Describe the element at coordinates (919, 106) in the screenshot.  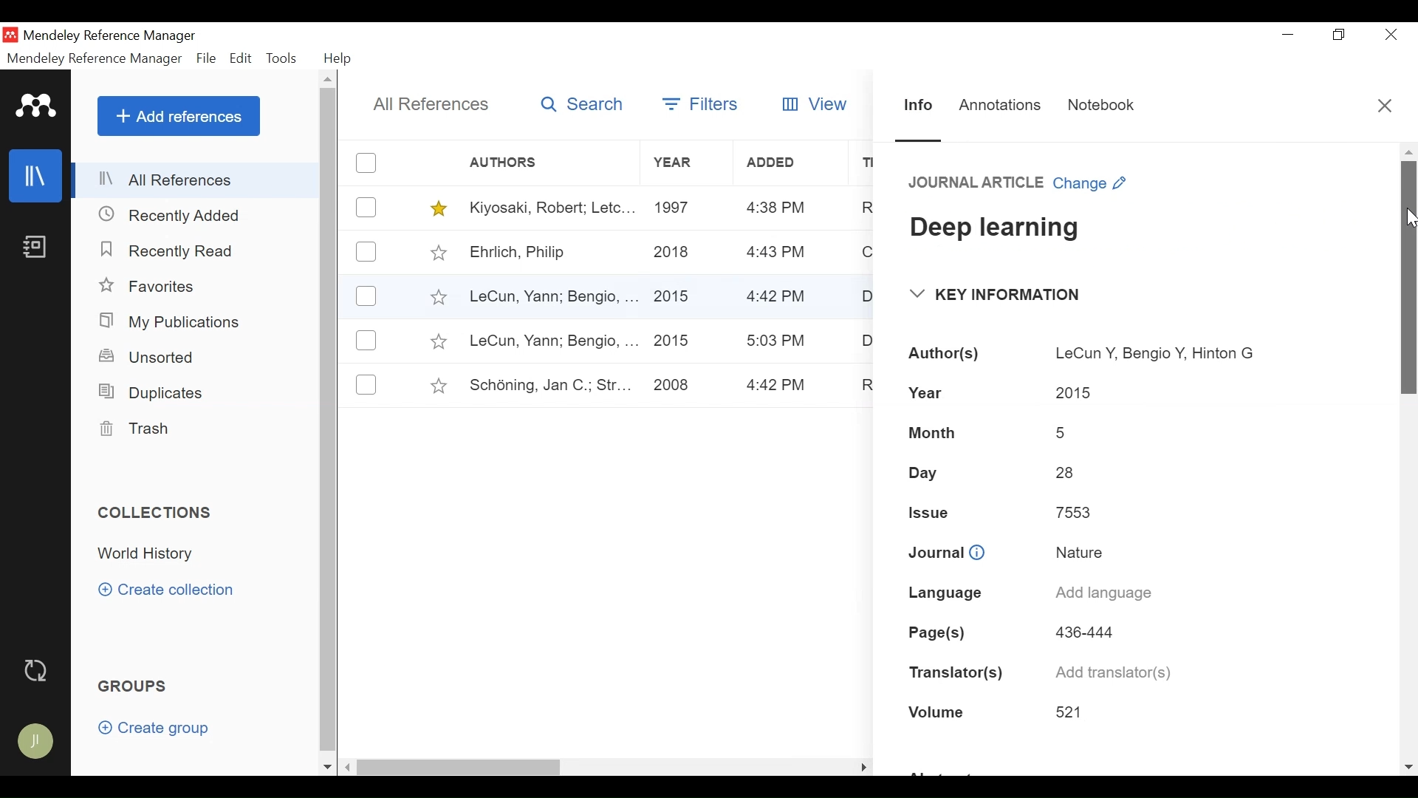
I see `Information` at that location.